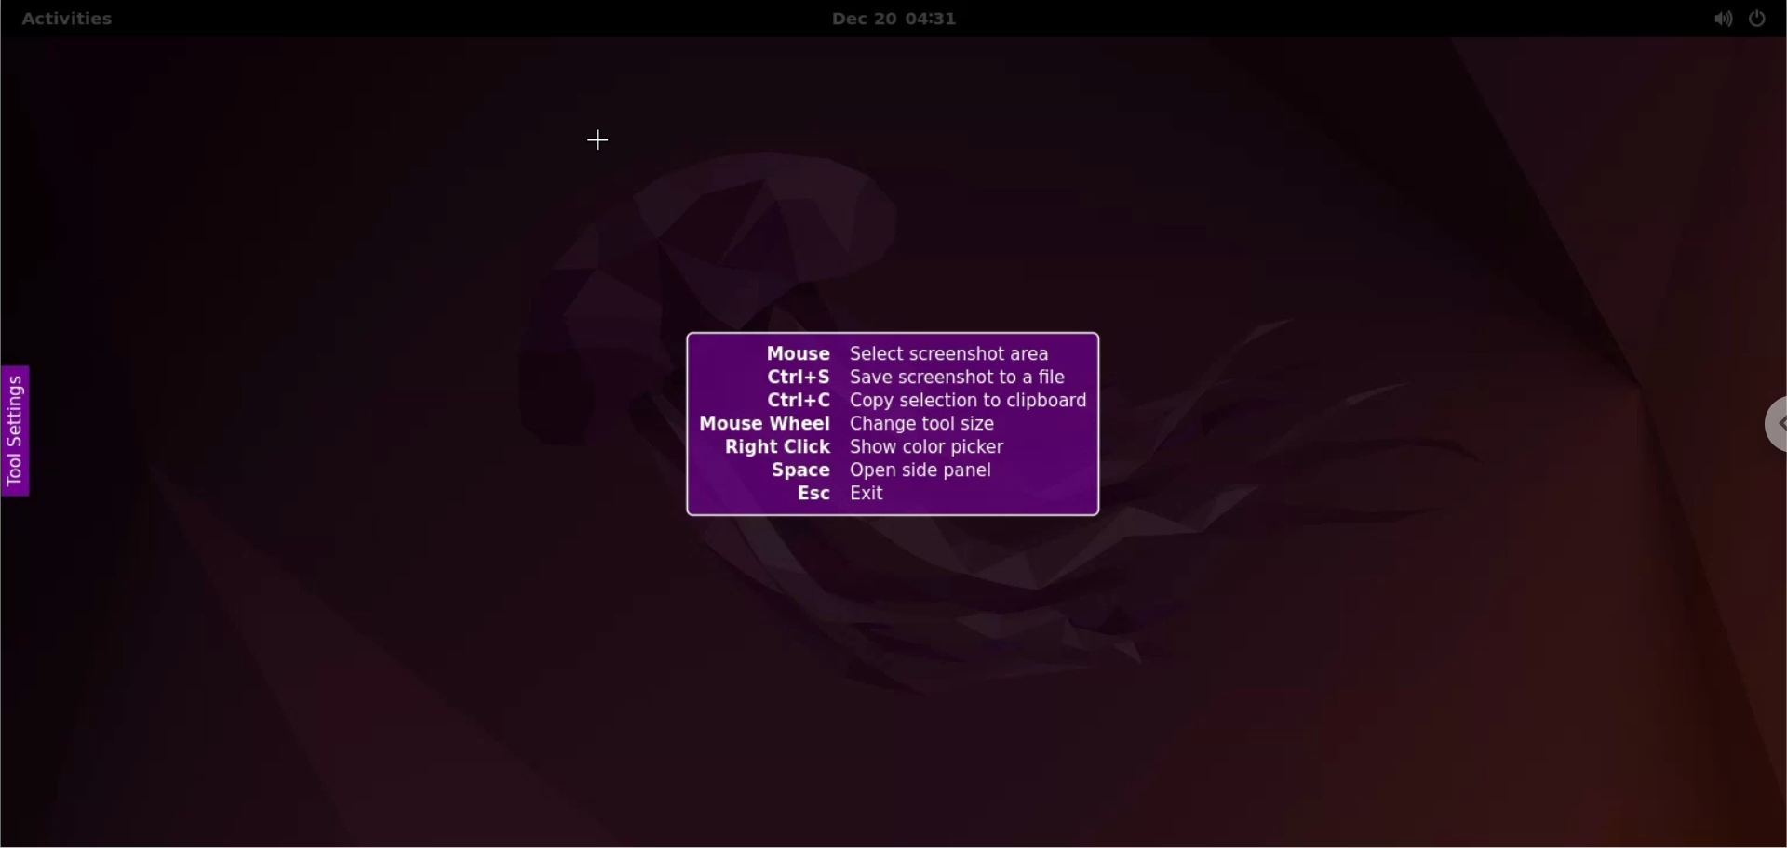 Image resolution: width=1787 pixels, height=848 pixels. Describe the element at coordinates (19, 439) in the screenshot. I see `tool settings` at that location.